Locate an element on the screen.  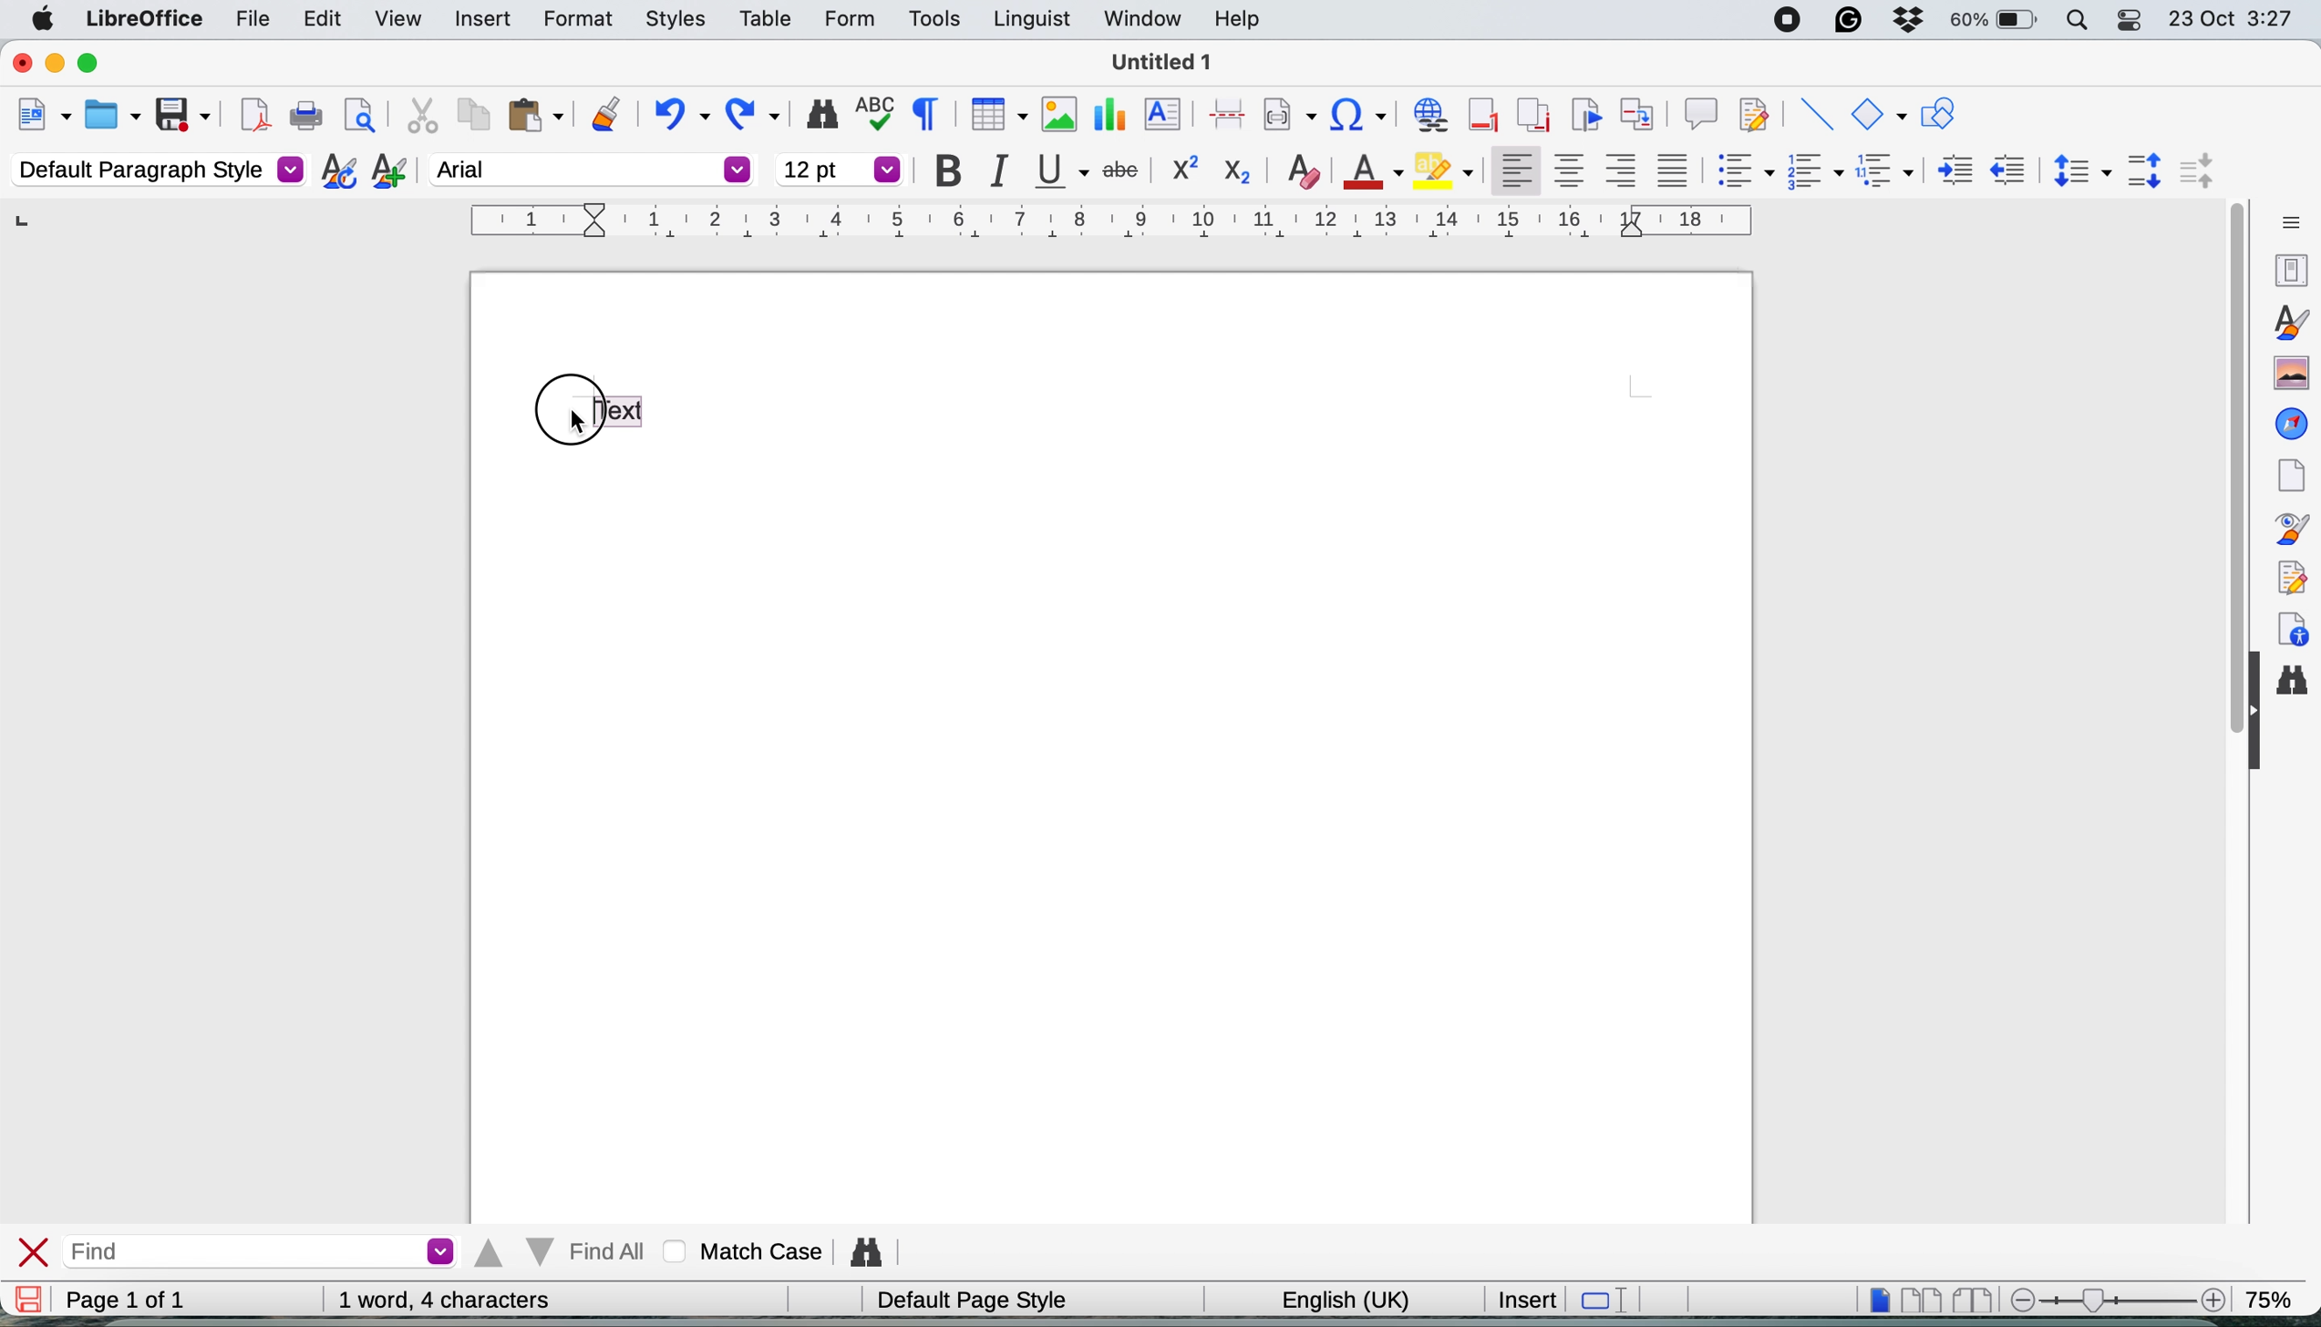
copy is located at coordinates (471, 118).